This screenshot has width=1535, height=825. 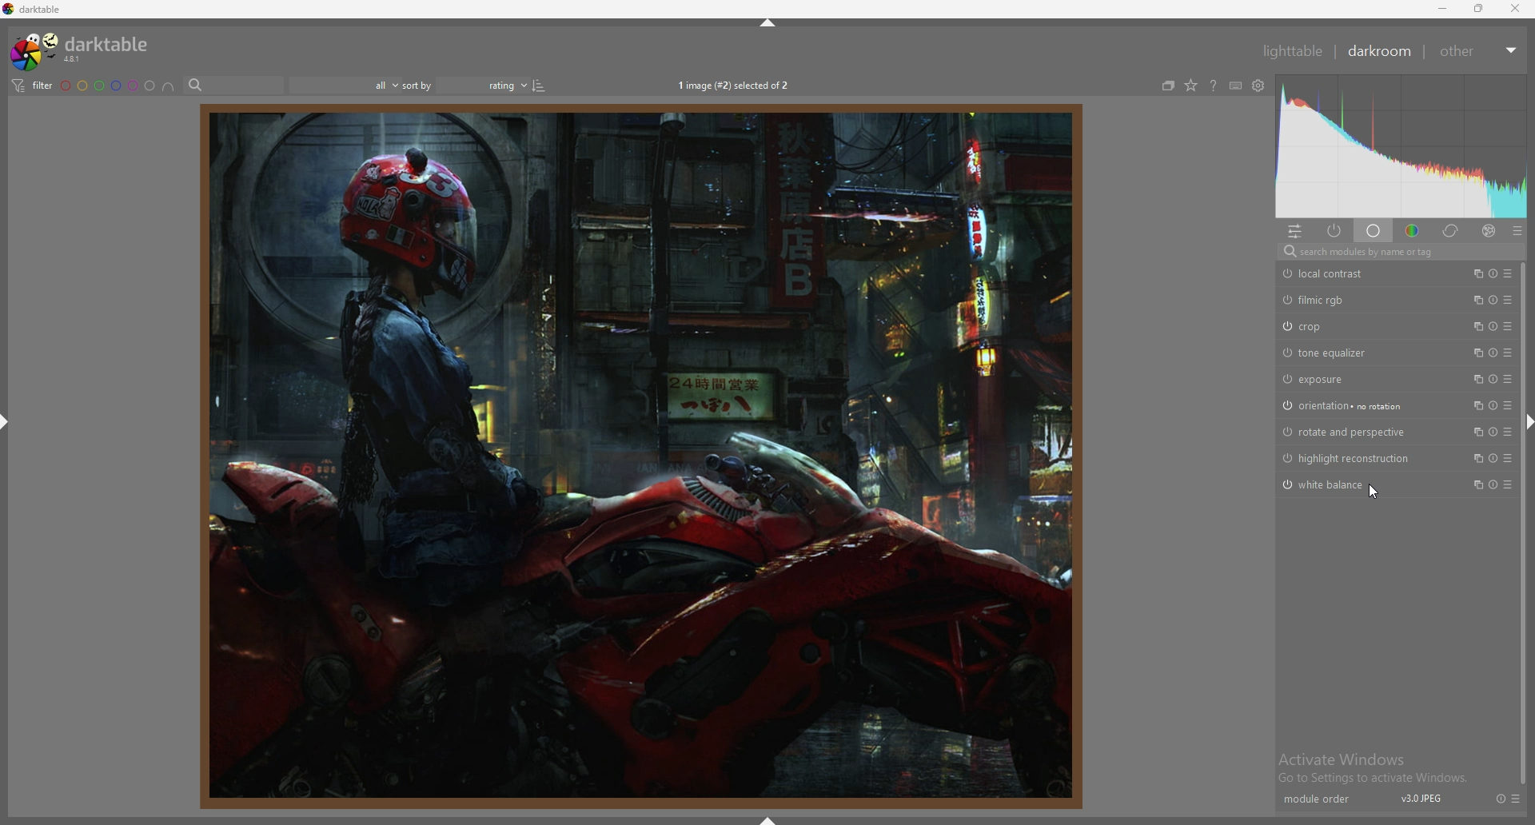 I want to click on presets, so click(x=1508, y=405).